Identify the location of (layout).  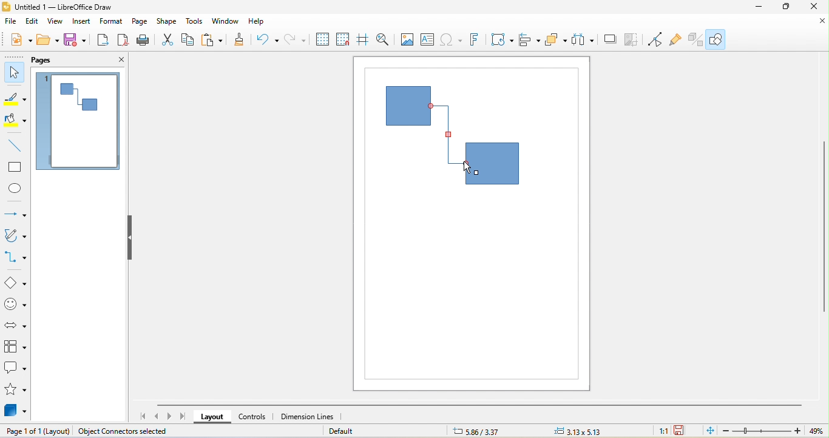
(59, 431).